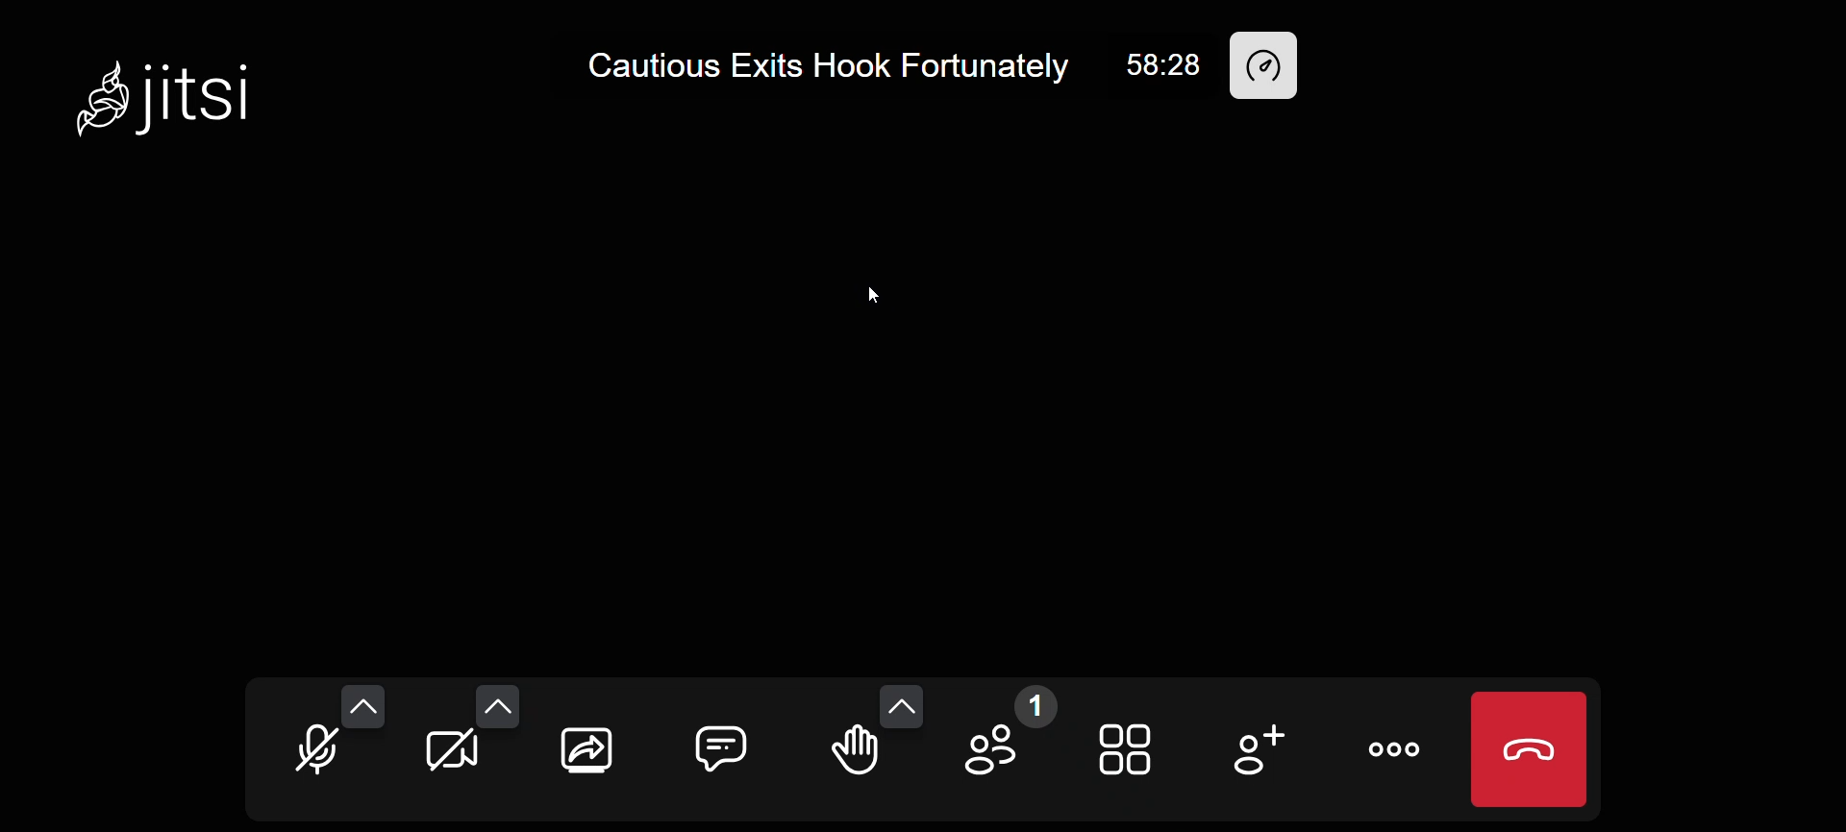 This screenshot has width=1846, height=832. I want to click on invite people, so click(1263, 747).